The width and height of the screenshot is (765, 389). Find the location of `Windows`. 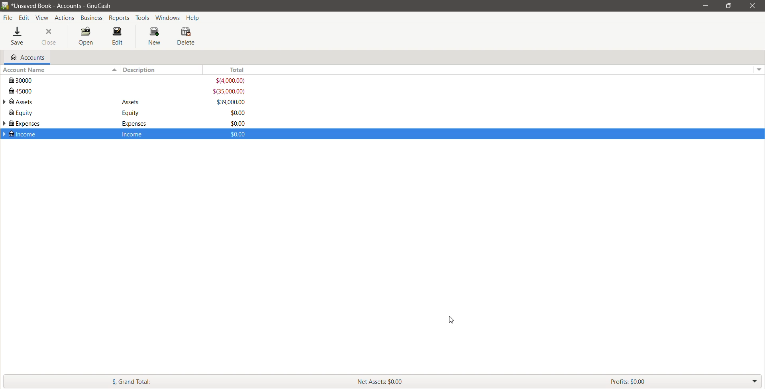

Windows is located at coordinates (168, 17).